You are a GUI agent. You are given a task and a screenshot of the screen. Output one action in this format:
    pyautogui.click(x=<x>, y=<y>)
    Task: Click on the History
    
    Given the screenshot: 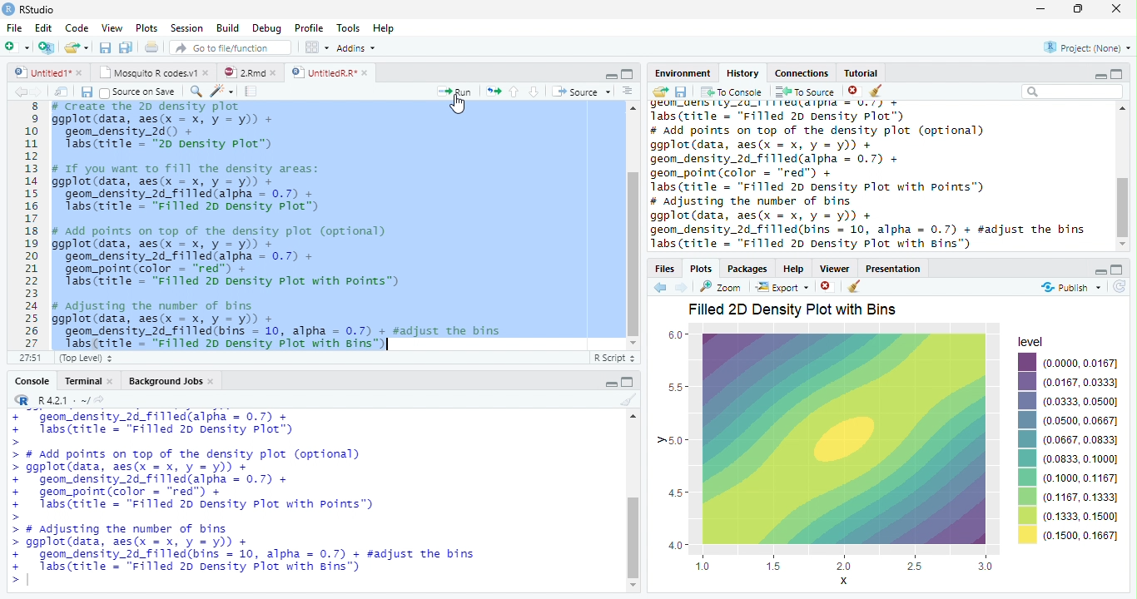 What is the action you would take?
    pyautogui.click(x=742, y=73)
    